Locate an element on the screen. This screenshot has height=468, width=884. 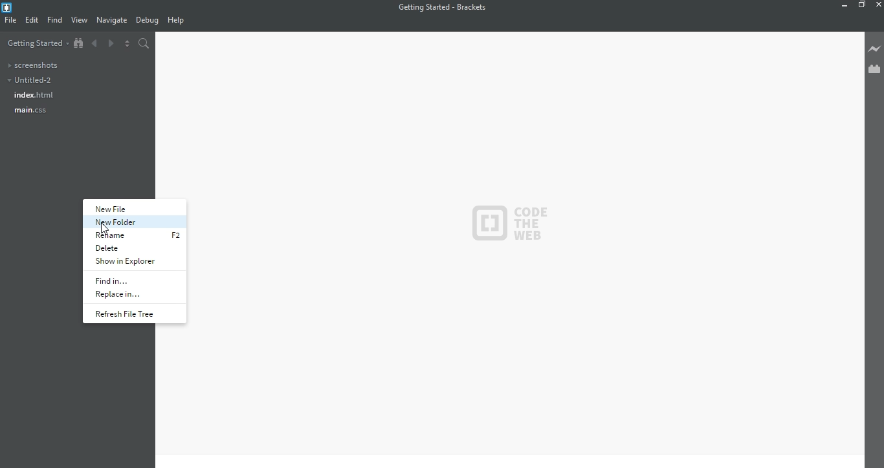
main.css is located at coordinates (30, 110).